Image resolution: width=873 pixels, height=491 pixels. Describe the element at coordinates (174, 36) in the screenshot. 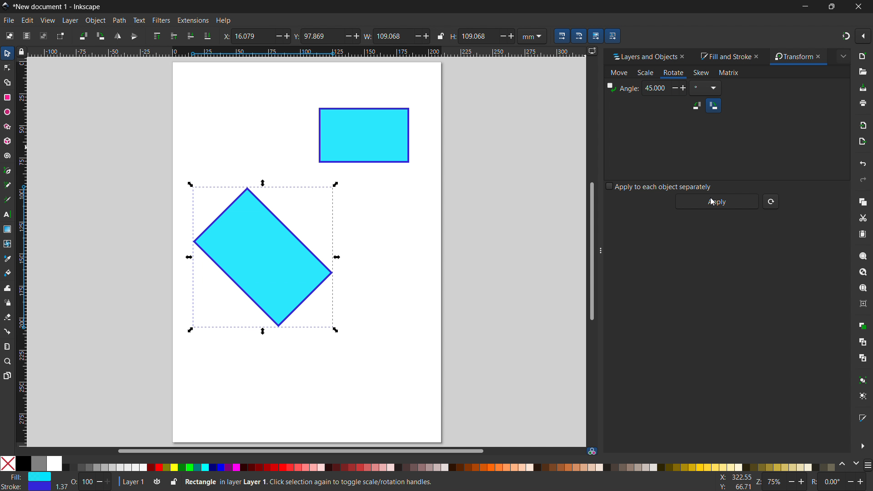

I see `raise` at that location.